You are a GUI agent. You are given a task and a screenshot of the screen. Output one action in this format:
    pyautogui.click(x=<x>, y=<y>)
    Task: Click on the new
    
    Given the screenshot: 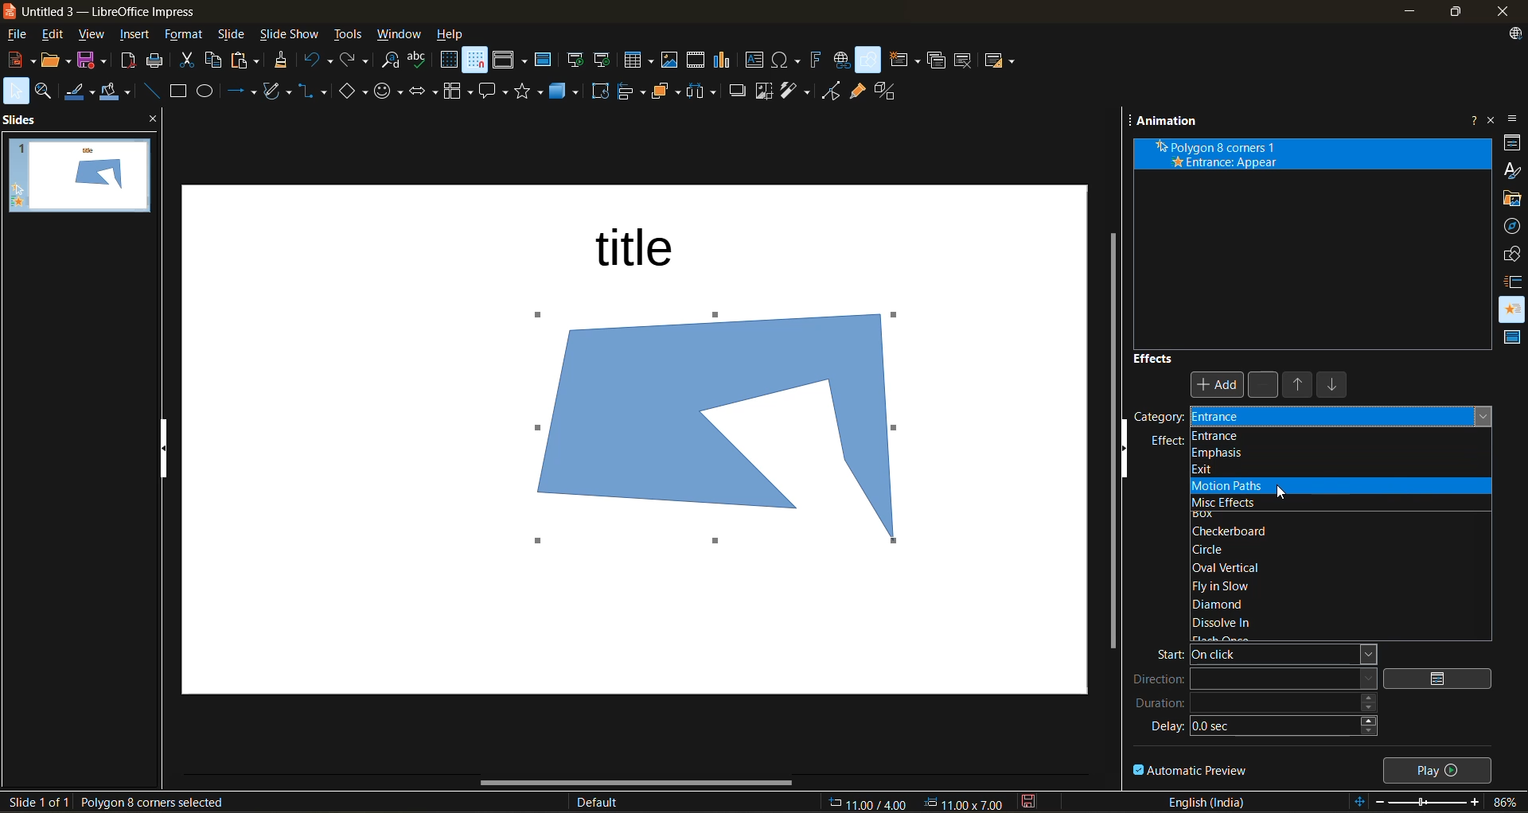 What is the action you would take?
    pyautogui.click(x=19, y=60)
    